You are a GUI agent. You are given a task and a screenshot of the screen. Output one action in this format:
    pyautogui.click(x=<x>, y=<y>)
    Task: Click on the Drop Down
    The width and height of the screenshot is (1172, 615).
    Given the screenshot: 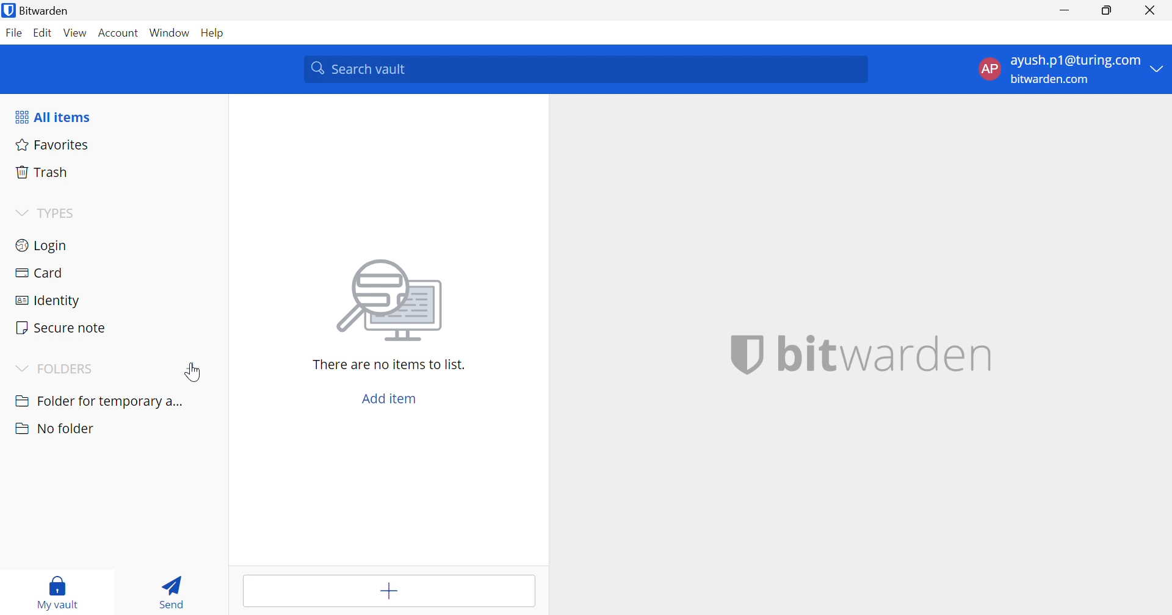 What is the action you would take?
    pyautogui.click(x=20, y=212)
    